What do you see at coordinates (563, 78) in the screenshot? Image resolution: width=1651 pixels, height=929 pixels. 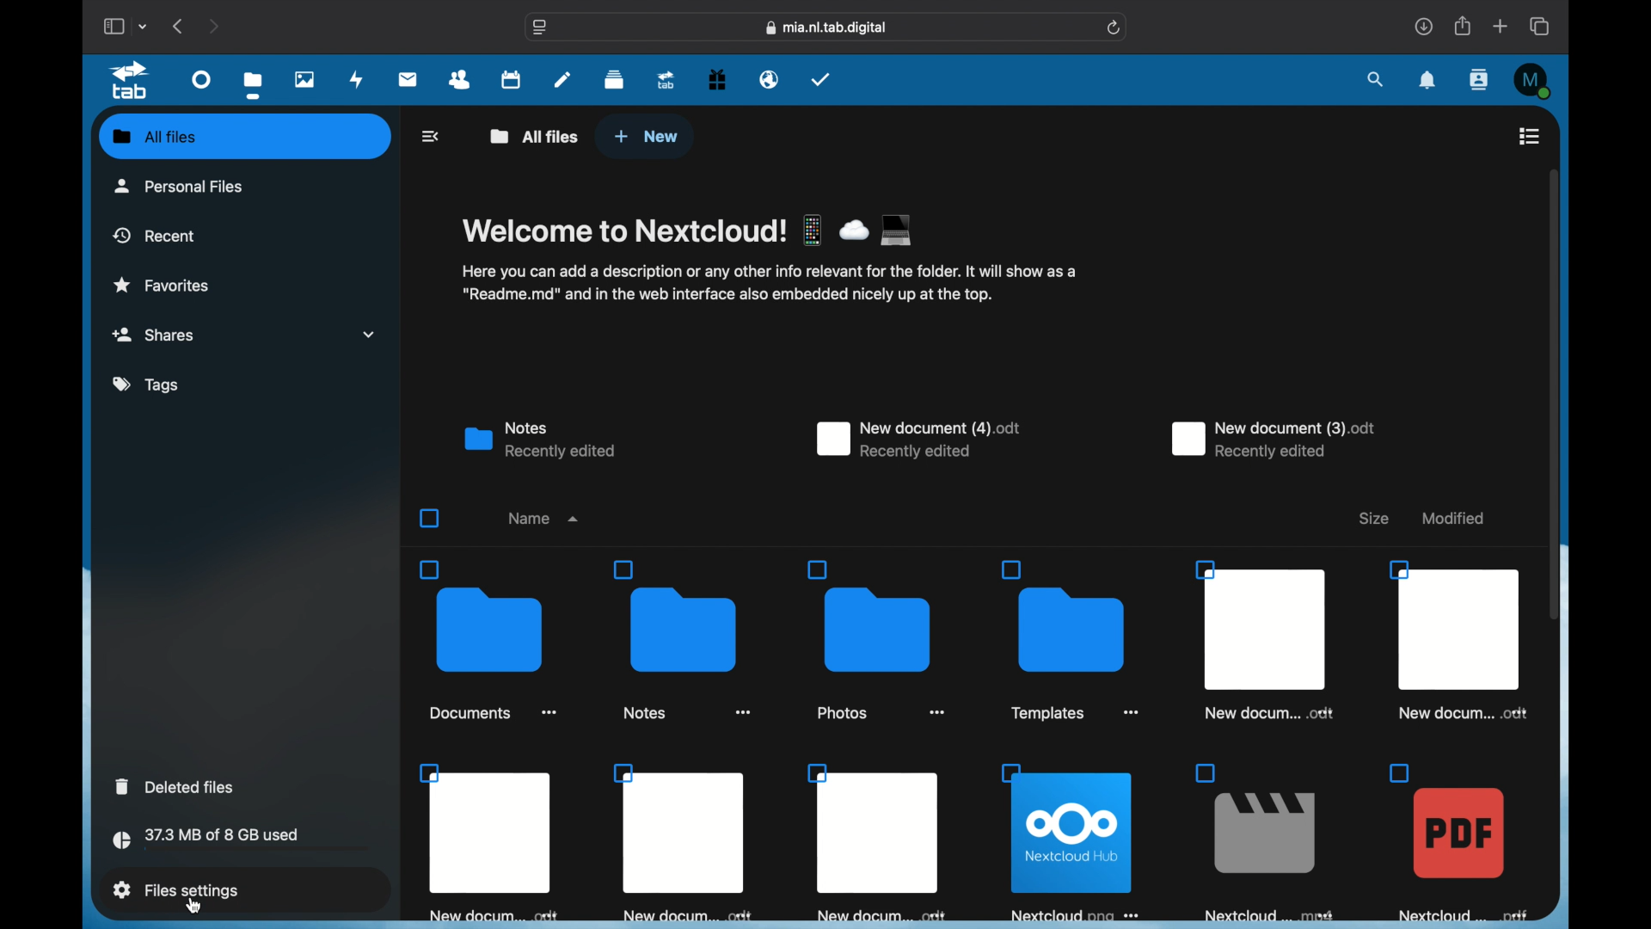 I see `notes` at bounding box center [563, 78].